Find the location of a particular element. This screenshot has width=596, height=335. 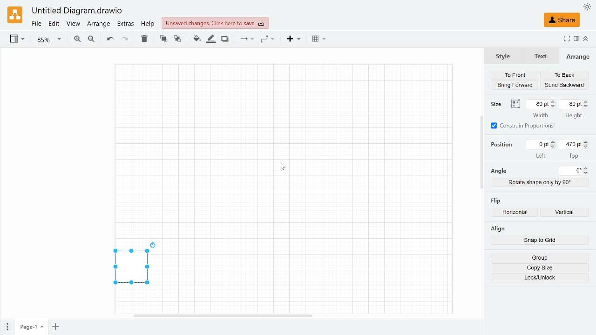

flip is located at coordinates (497, 200).